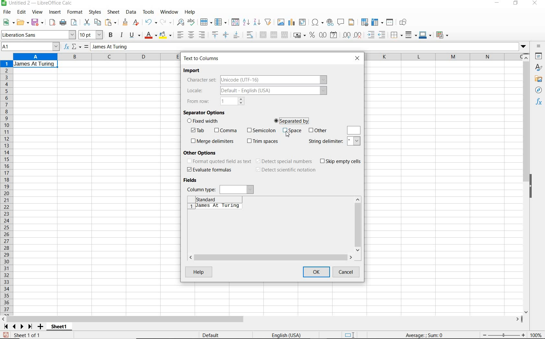 Image resolution: width=545 pixels, height=339 pixels. I want to click on separated by, so click(292, 120).